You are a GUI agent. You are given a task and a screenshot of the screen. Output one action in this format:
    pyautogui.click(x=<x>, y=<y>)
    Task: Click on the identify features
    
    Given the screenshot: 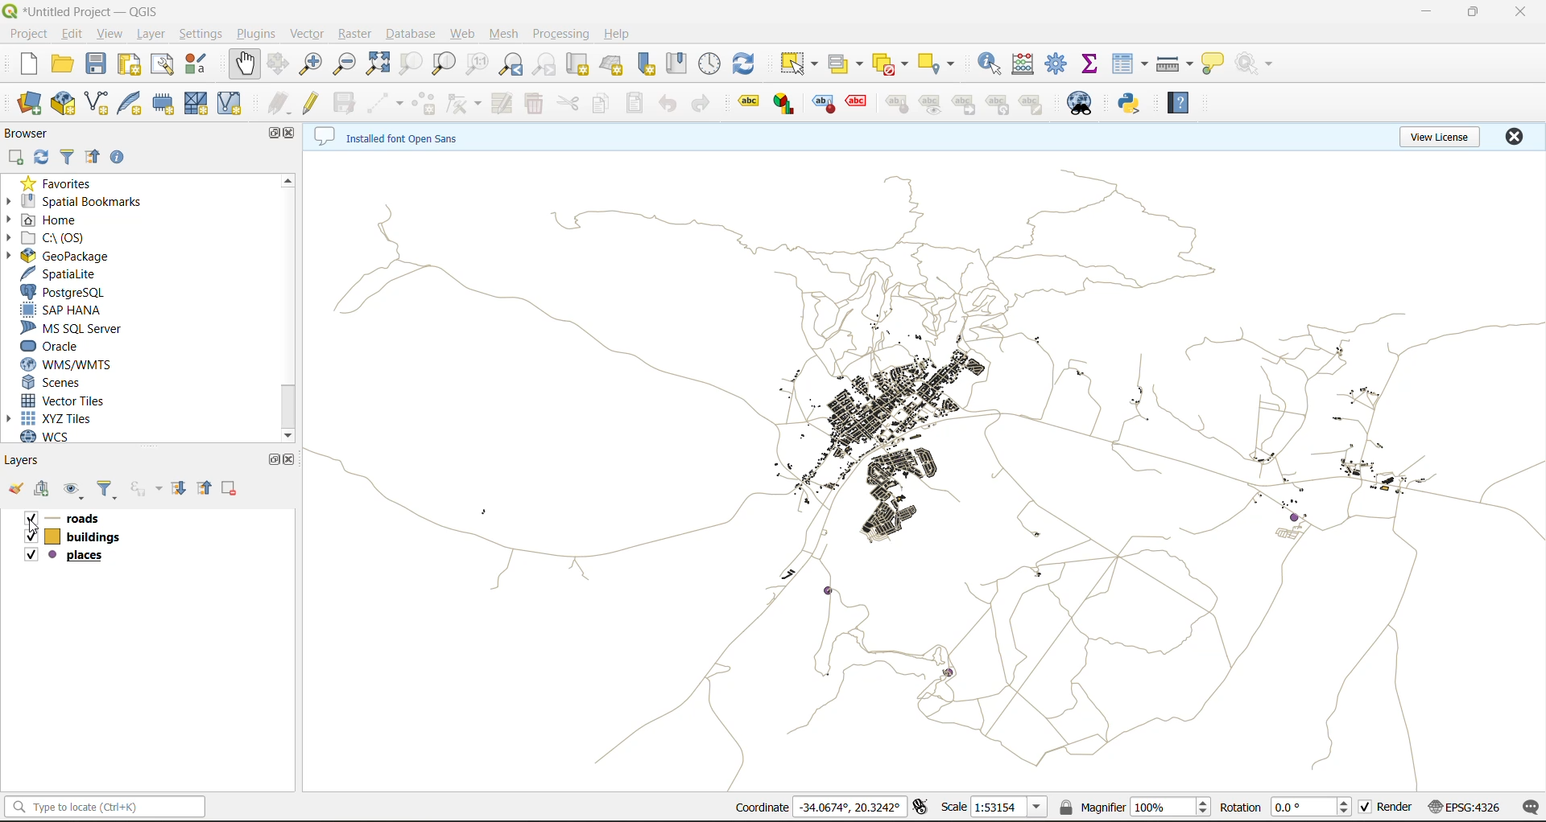 What is the action you would take?
    pyautogui.click(x=994, y=63)
    